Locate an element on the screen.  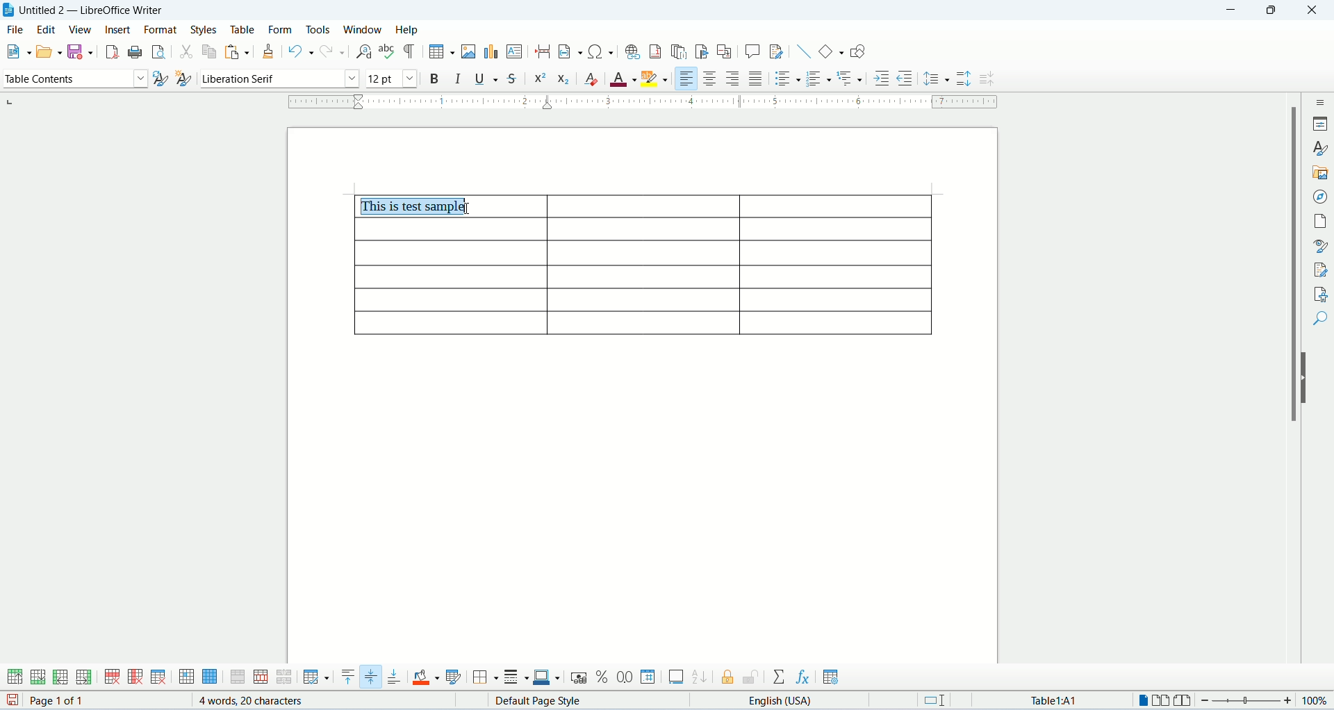
outline format is located at coordinates (852, 79).